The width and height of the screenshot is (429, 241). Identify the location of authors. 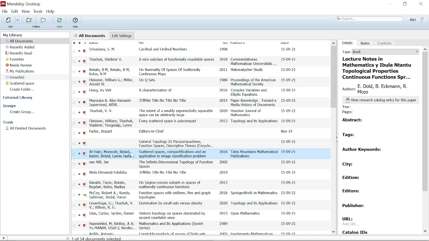
(111, 103).